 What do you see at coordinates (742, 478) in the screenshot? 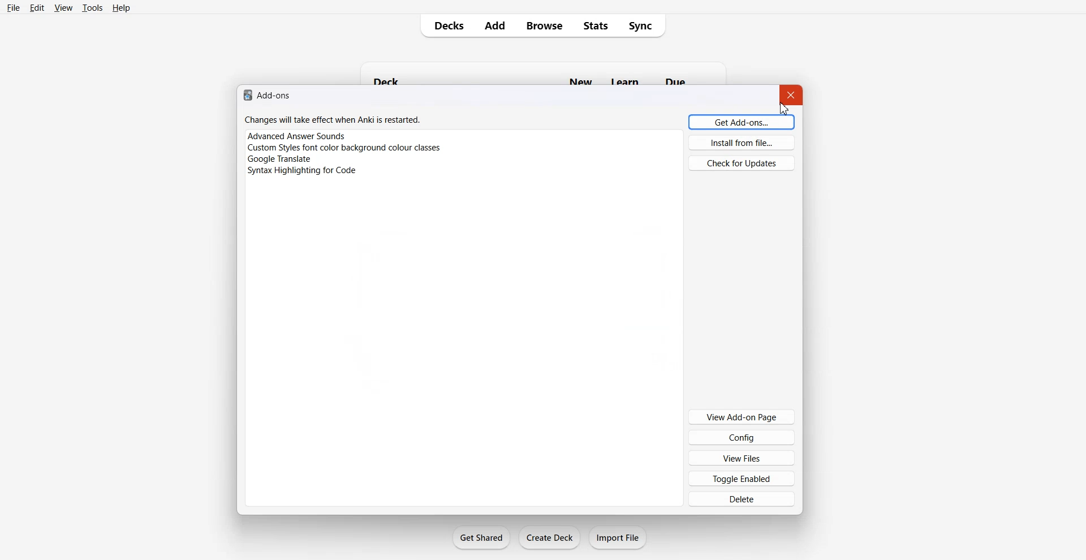
I see `Toggle Enabled` at bounding box center [742, 478].